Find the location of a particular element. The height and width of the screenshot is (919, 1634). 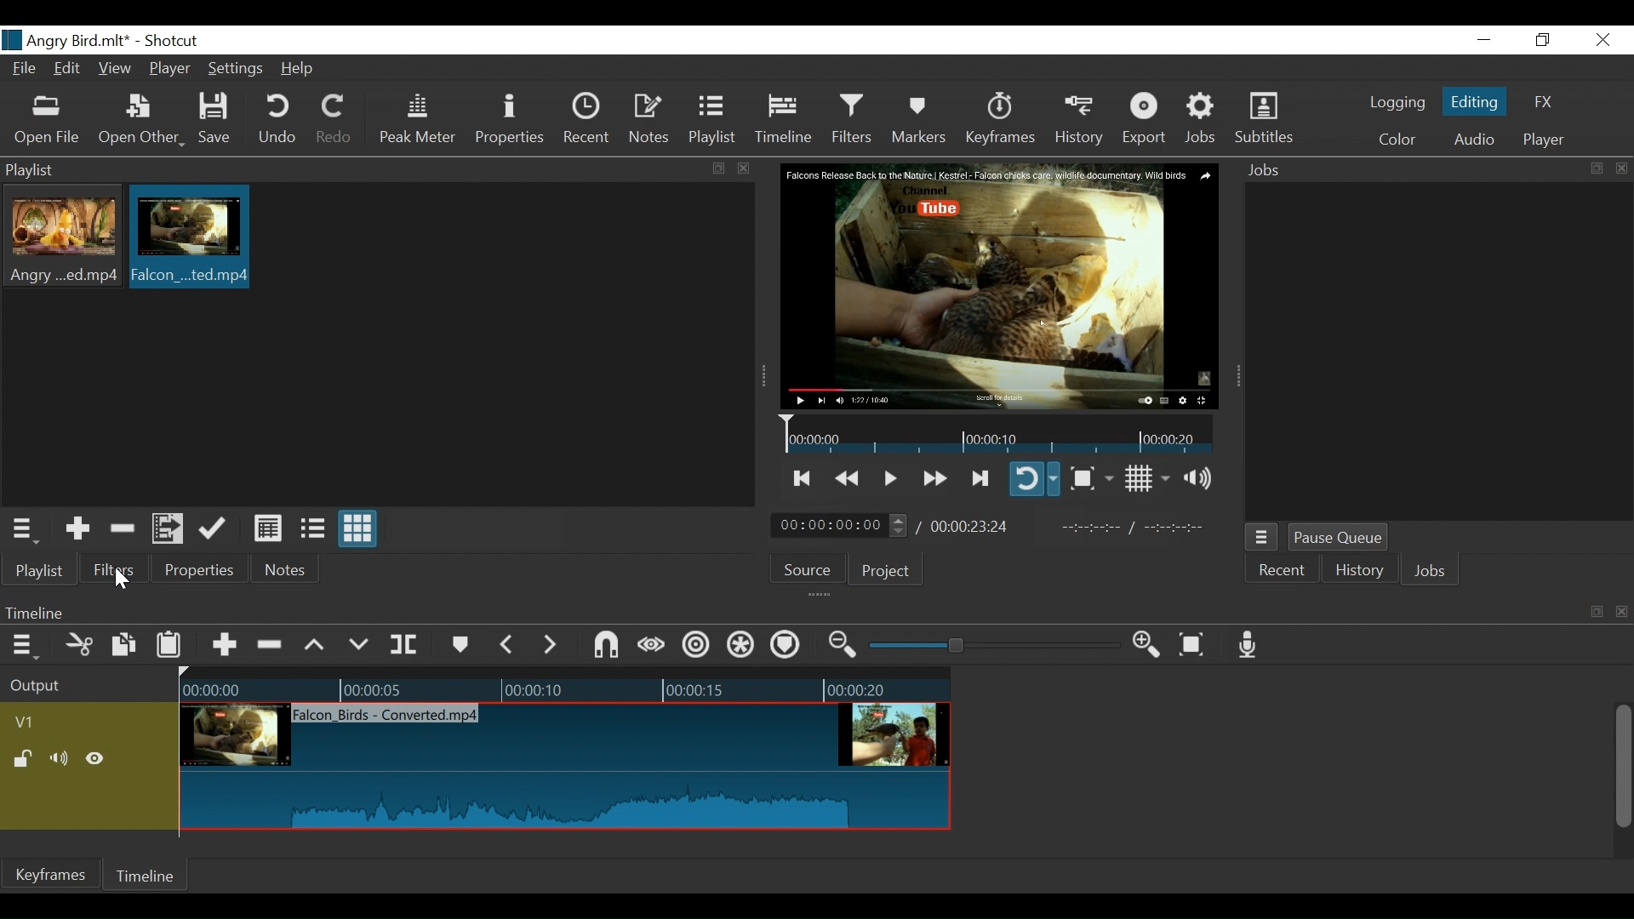

Settings is located at coordinates (237, 71).